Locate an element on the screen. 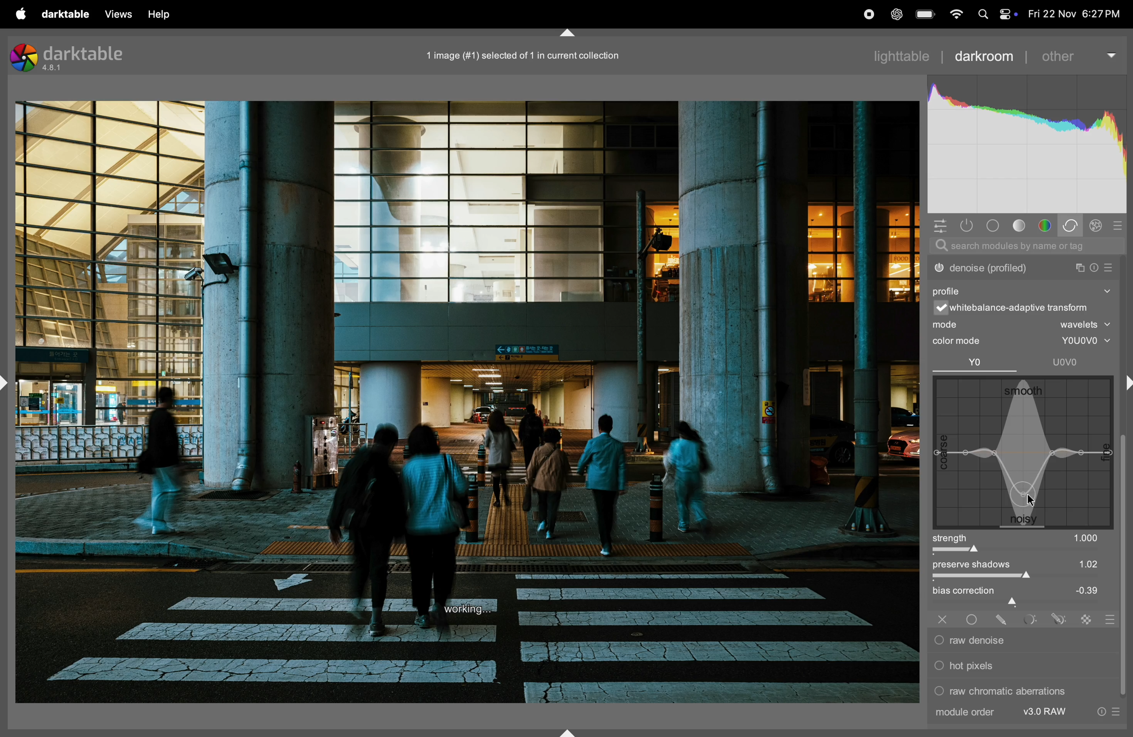 The width and height of the screenshot is (1133, 737). preserve shadows is located at coordinates (1021, 569).